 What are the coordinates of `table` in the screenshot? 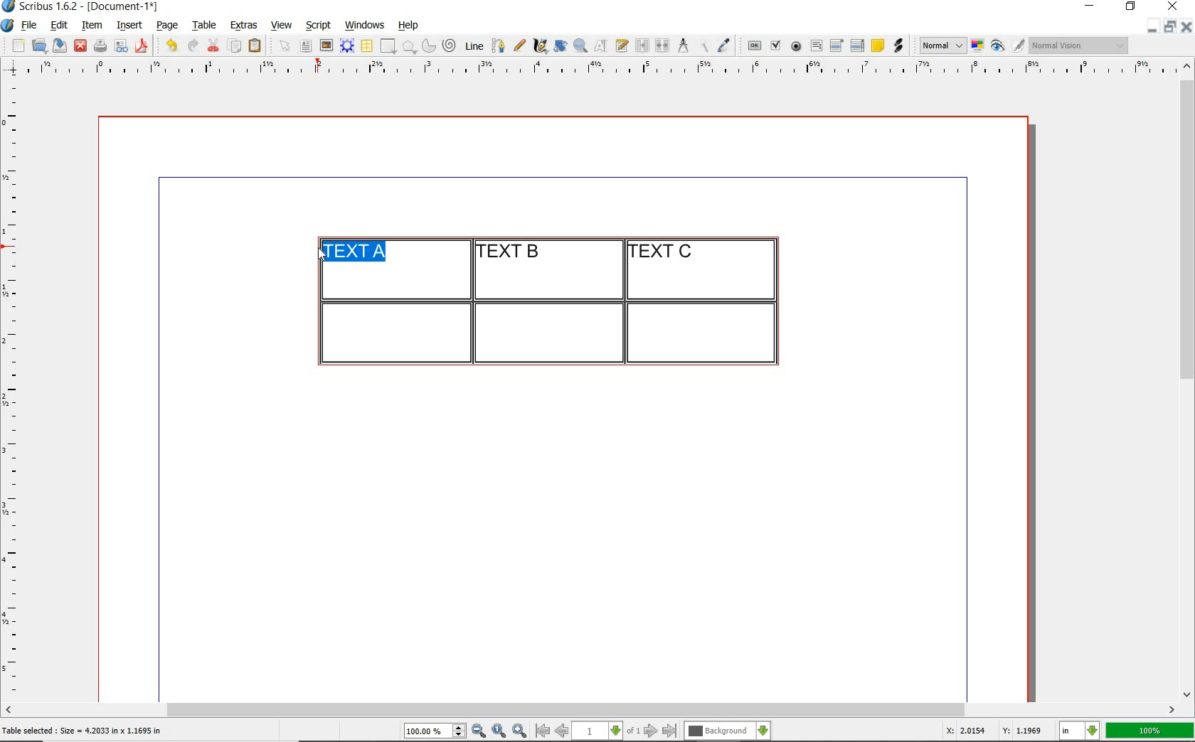 It's located at (205, 26).